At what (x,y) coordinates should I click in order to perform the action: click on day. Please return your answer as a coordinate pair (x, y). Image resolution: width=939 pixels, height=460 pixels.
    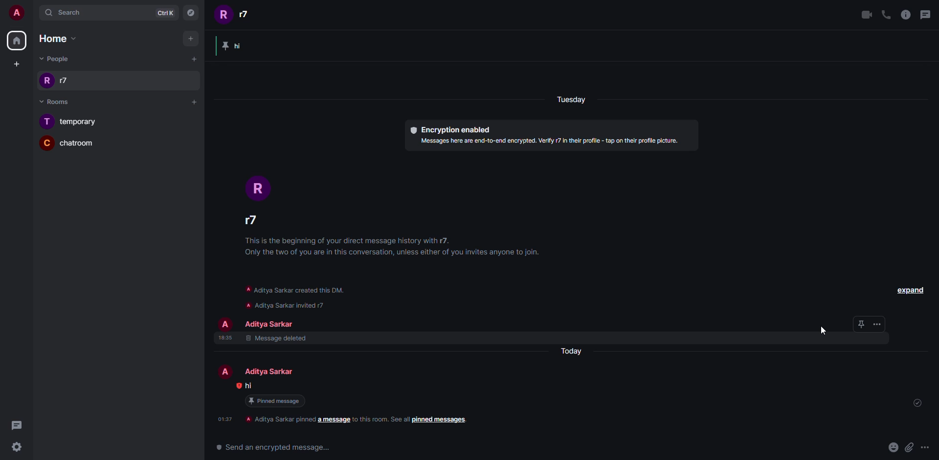
    Looking at the image, I should click on (574, 99).